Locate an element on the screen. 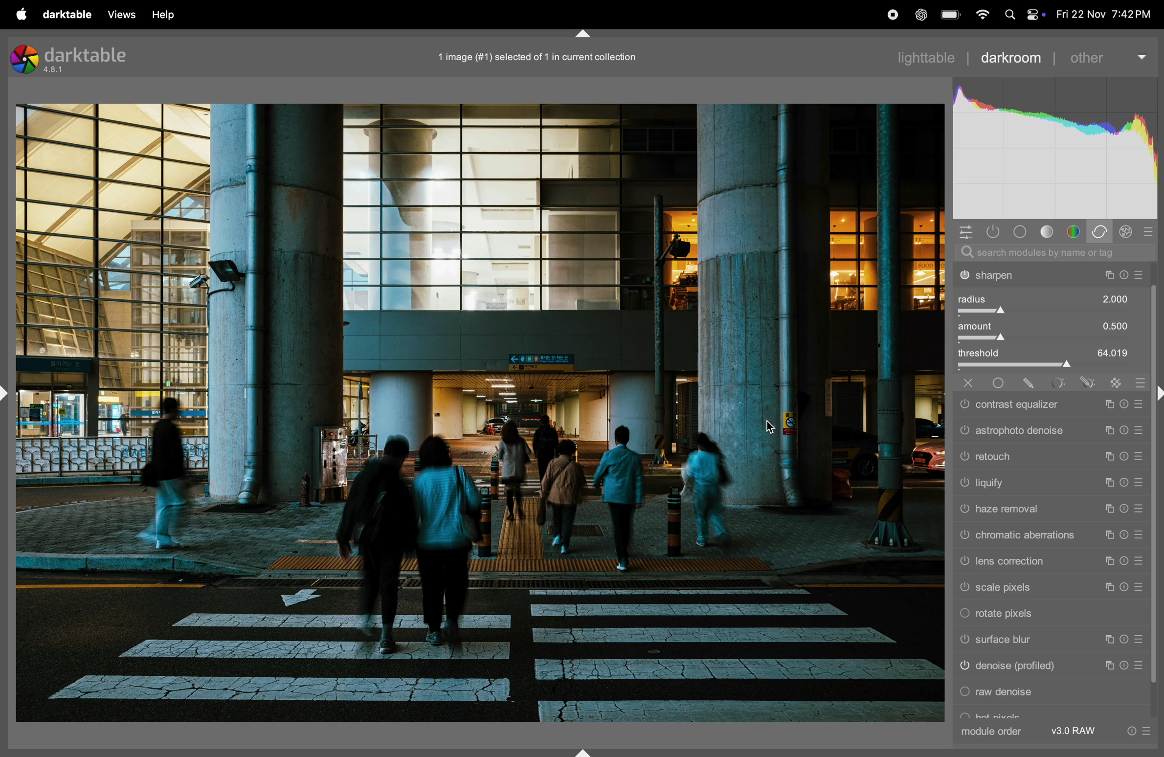 Image resolution: width=1164 pixels, height=757 pixels. date and time is located at coordinates (1105, 12).